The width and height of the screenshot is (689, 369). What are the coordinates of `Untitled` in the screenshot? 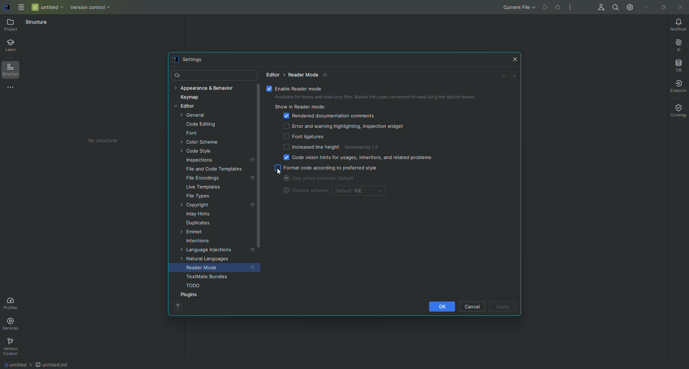 It's located at (47, 8).